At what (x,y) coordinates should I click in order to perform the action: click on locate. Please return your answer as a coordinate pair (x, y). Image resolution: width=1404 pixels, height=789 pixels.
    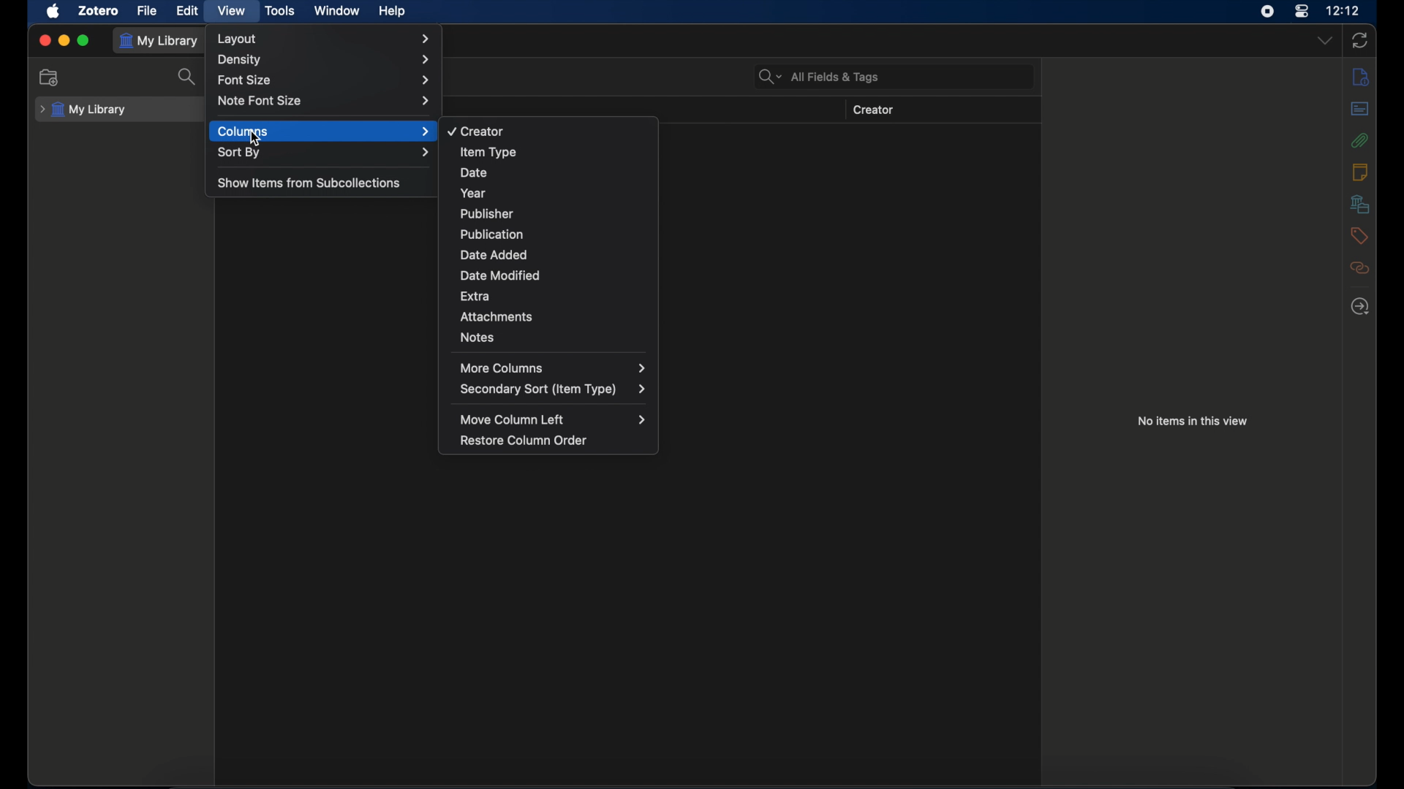
    Looking at the image, I should click on (1361, 306).